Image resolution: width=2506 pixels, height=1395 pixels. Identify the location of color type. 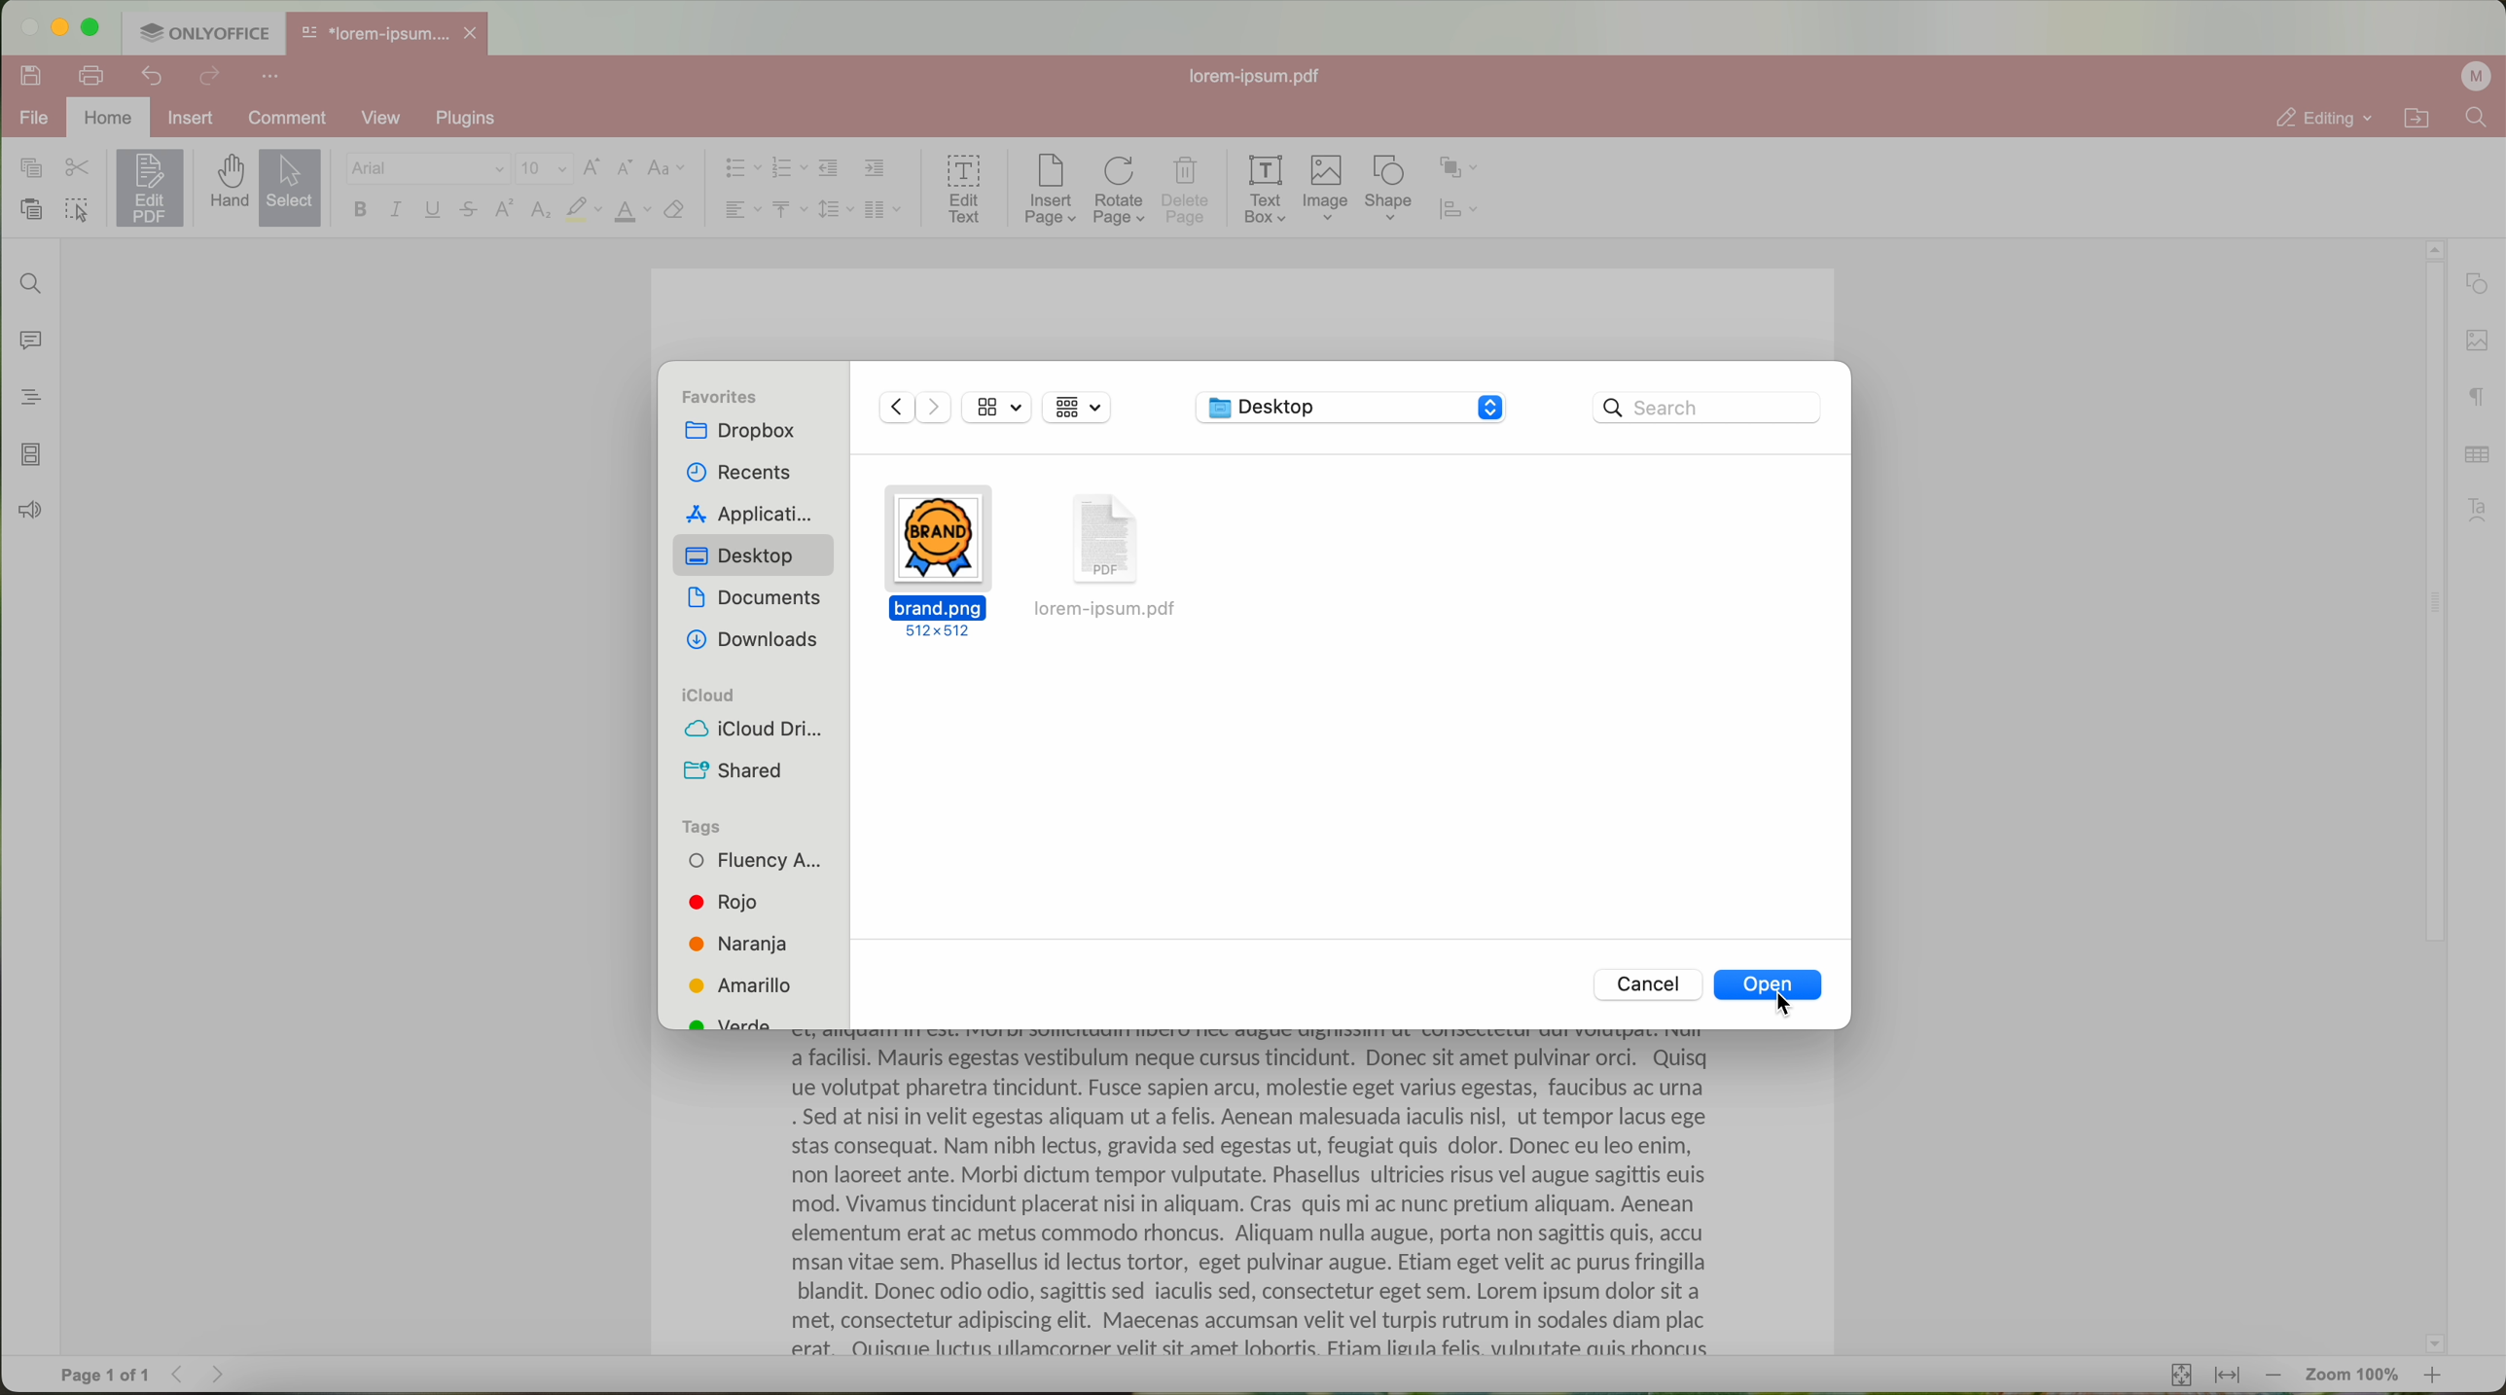
(633, 212).